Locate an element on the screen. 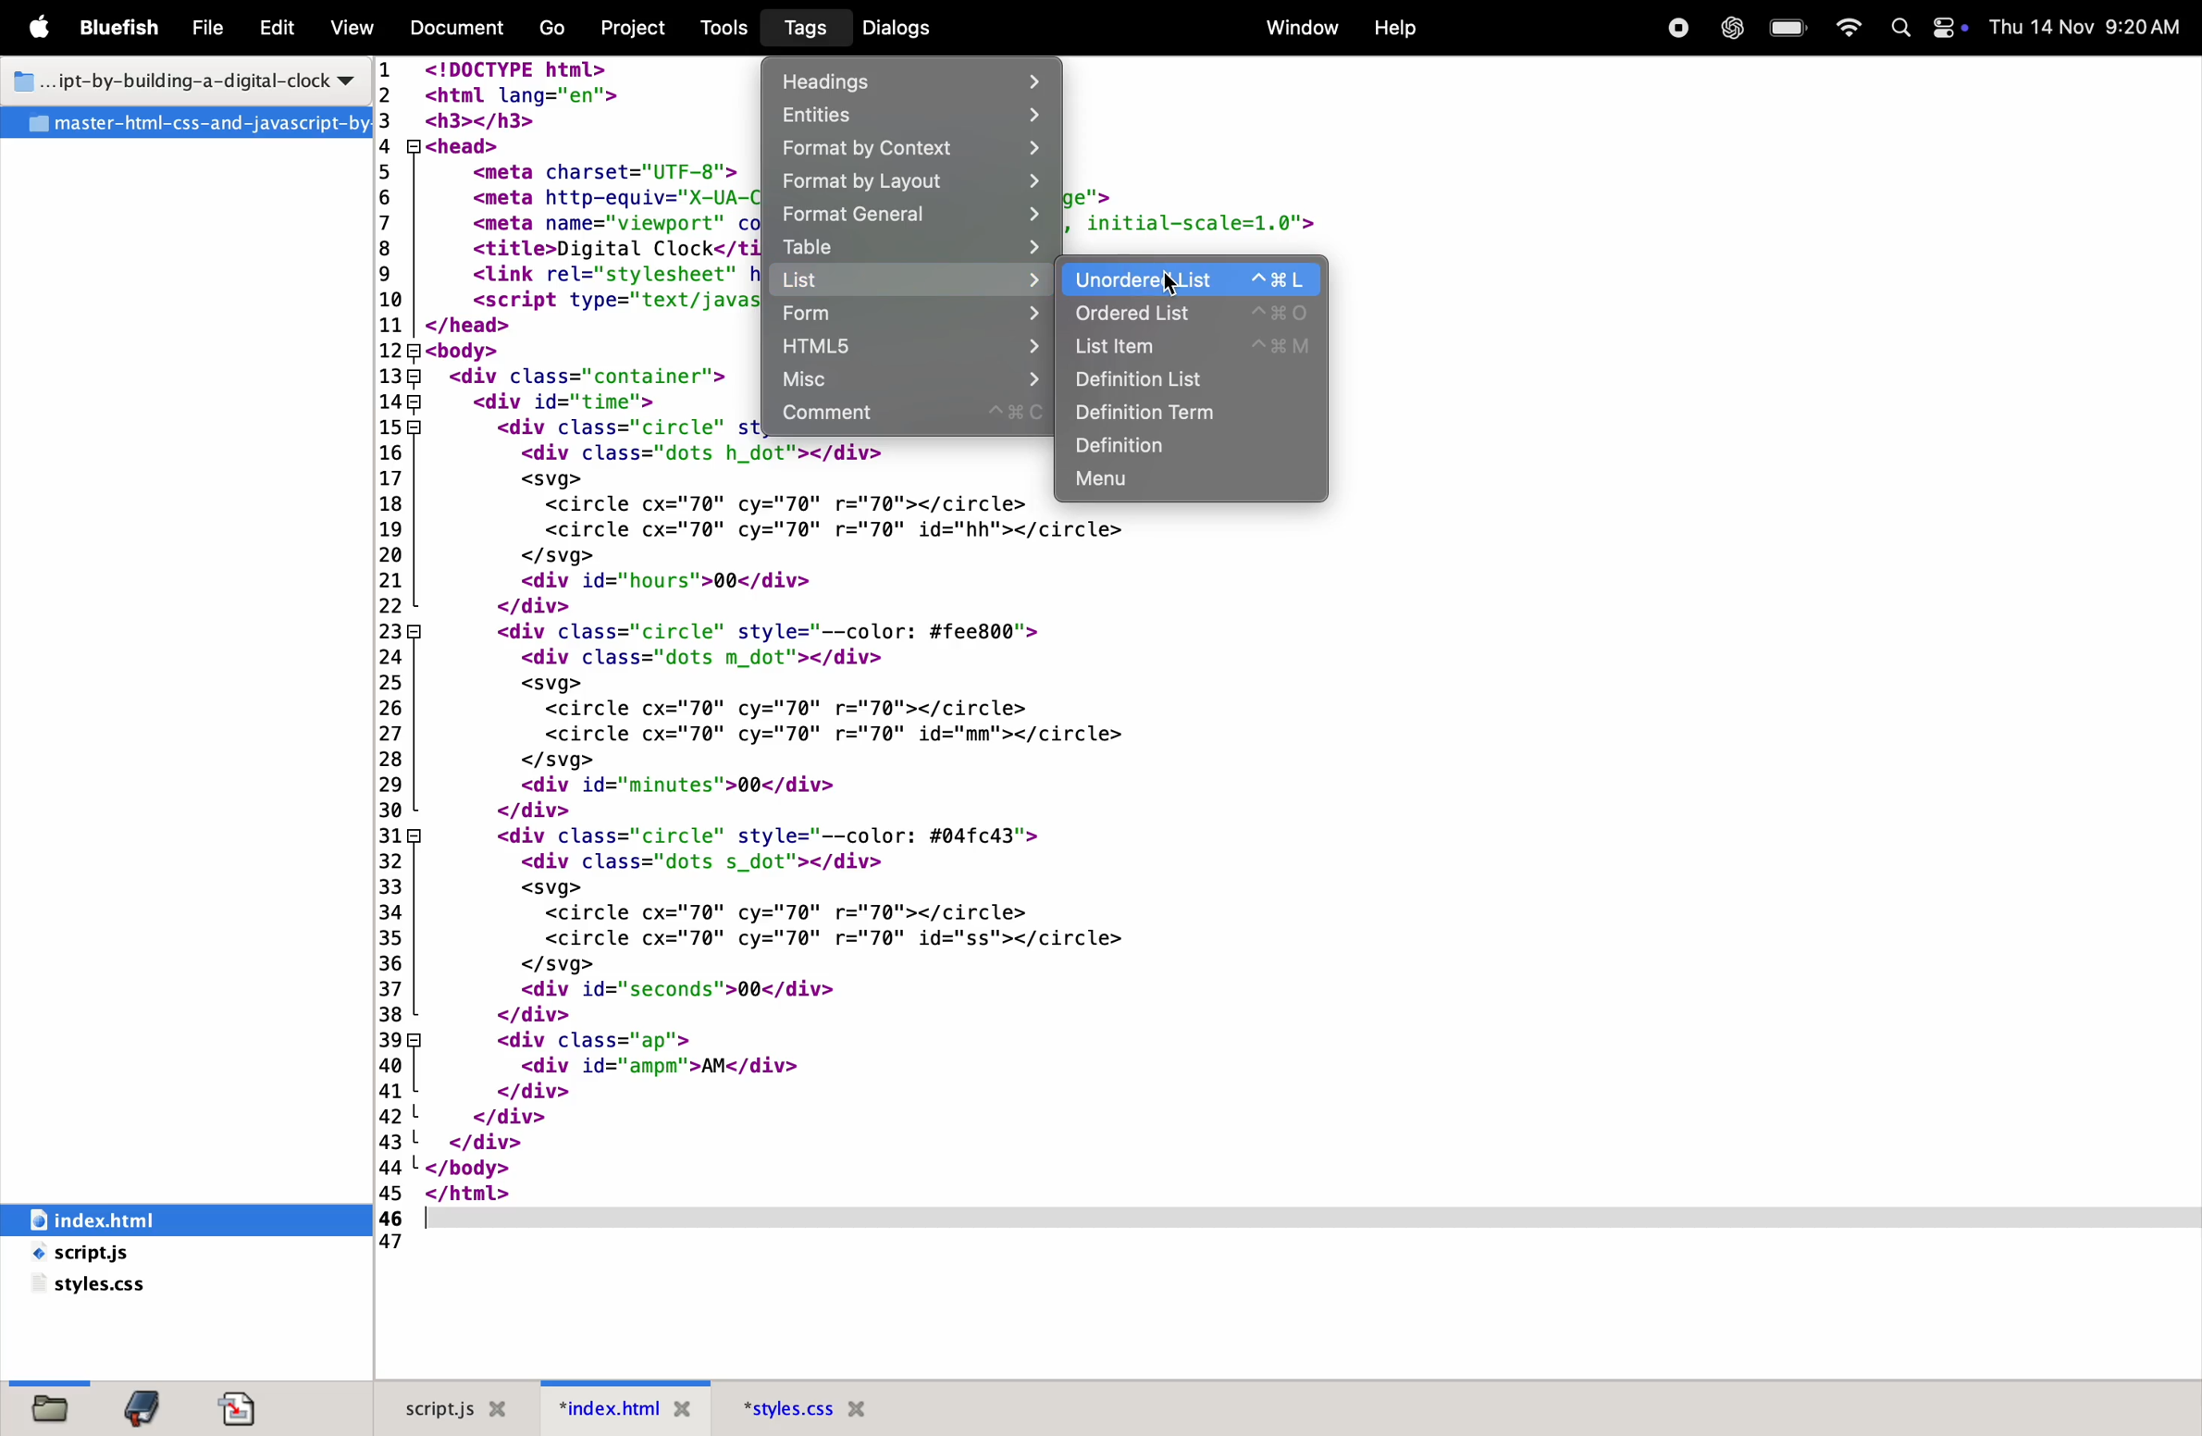  help is located at coordinates (1394, 28).